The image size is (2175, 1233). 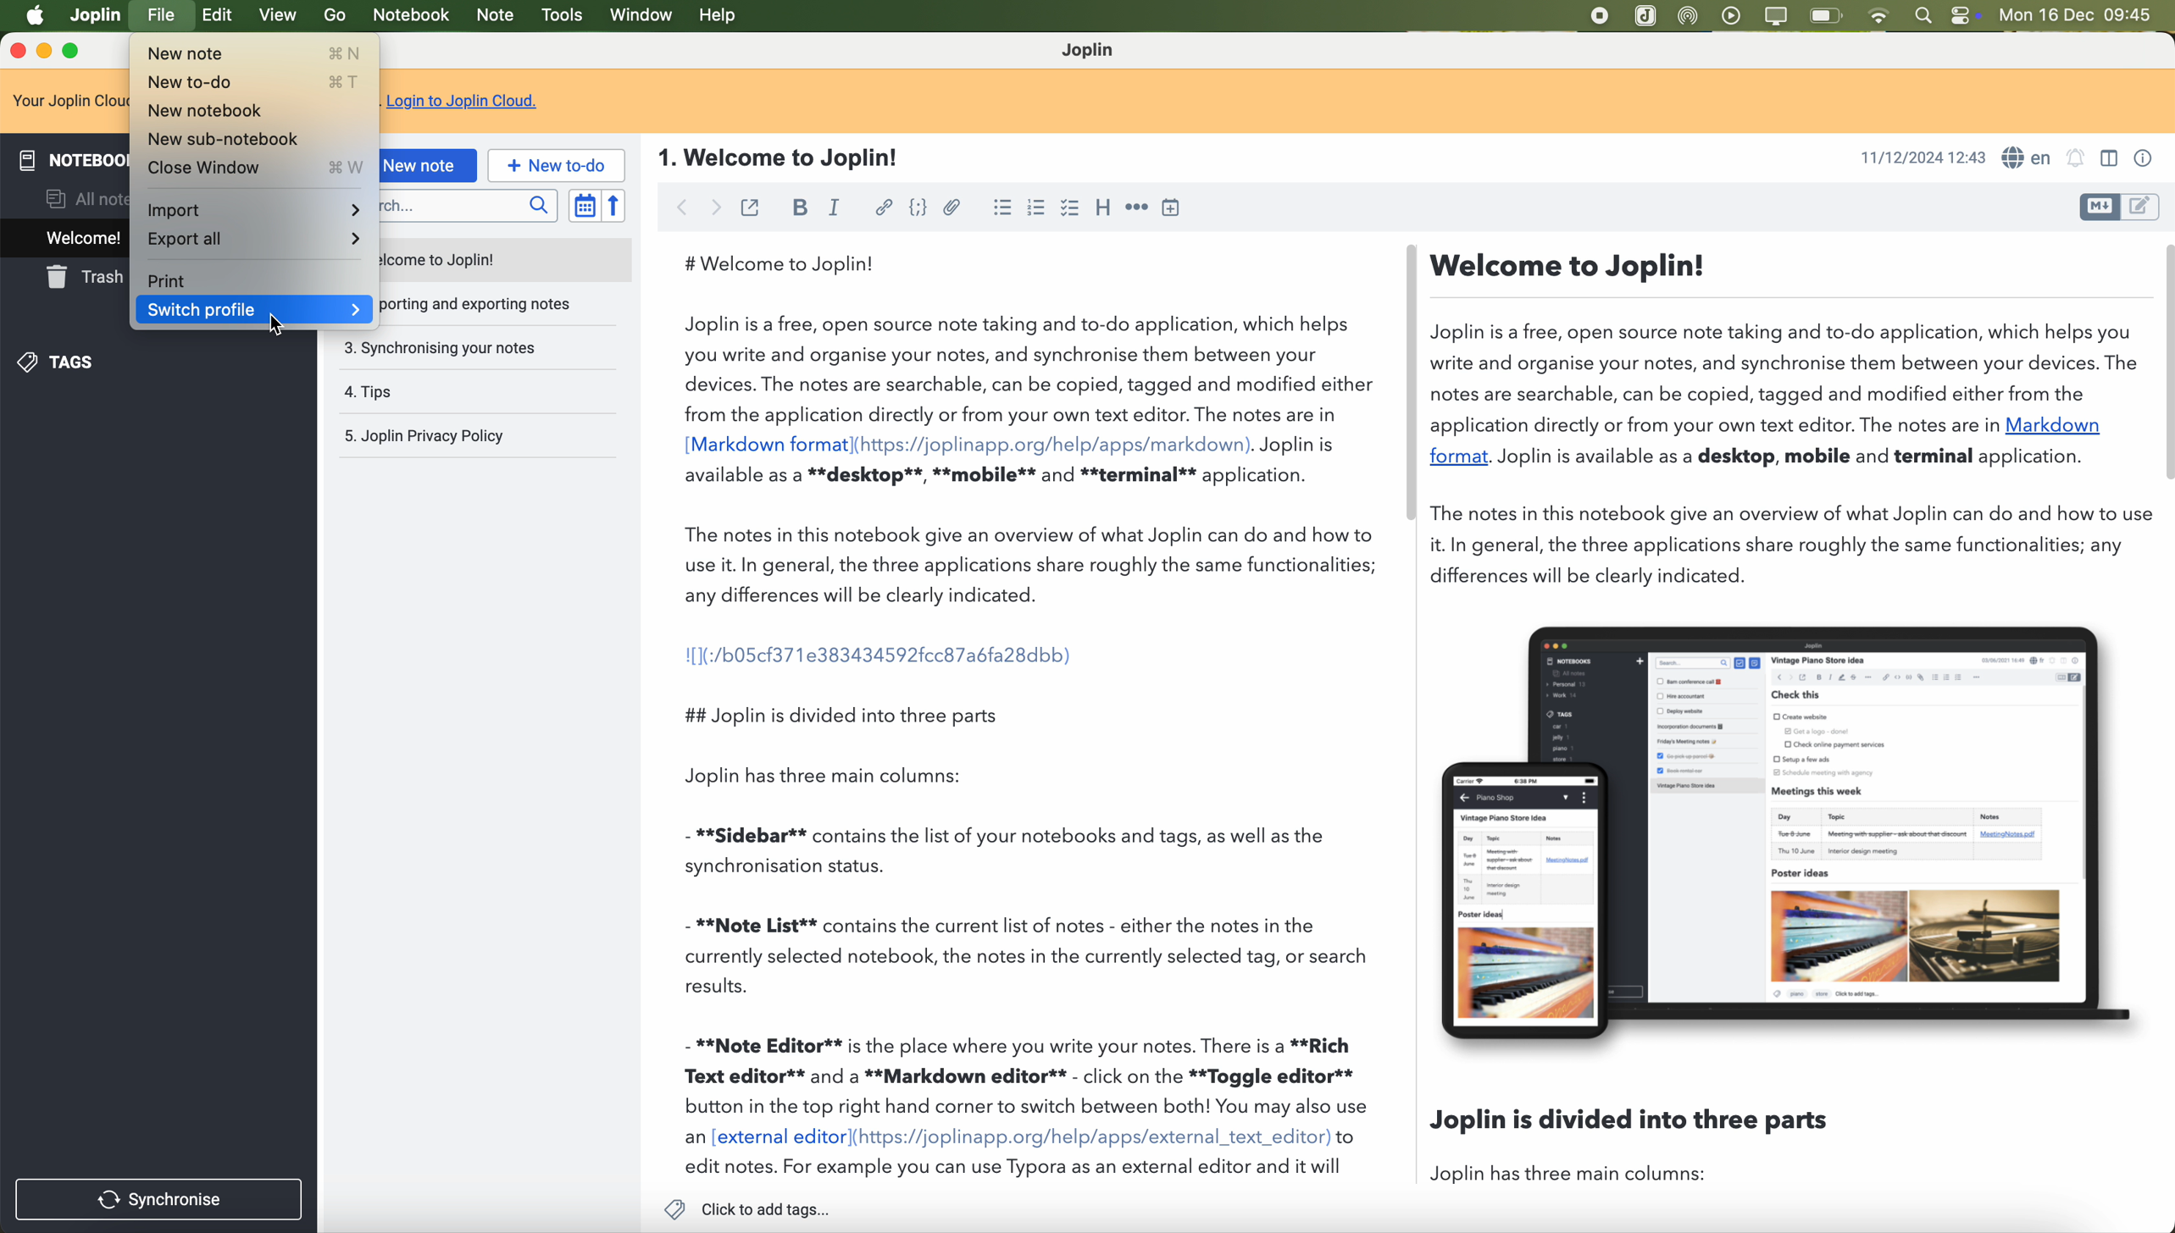 I want to click on wifi, so click(x=1883, y=16).